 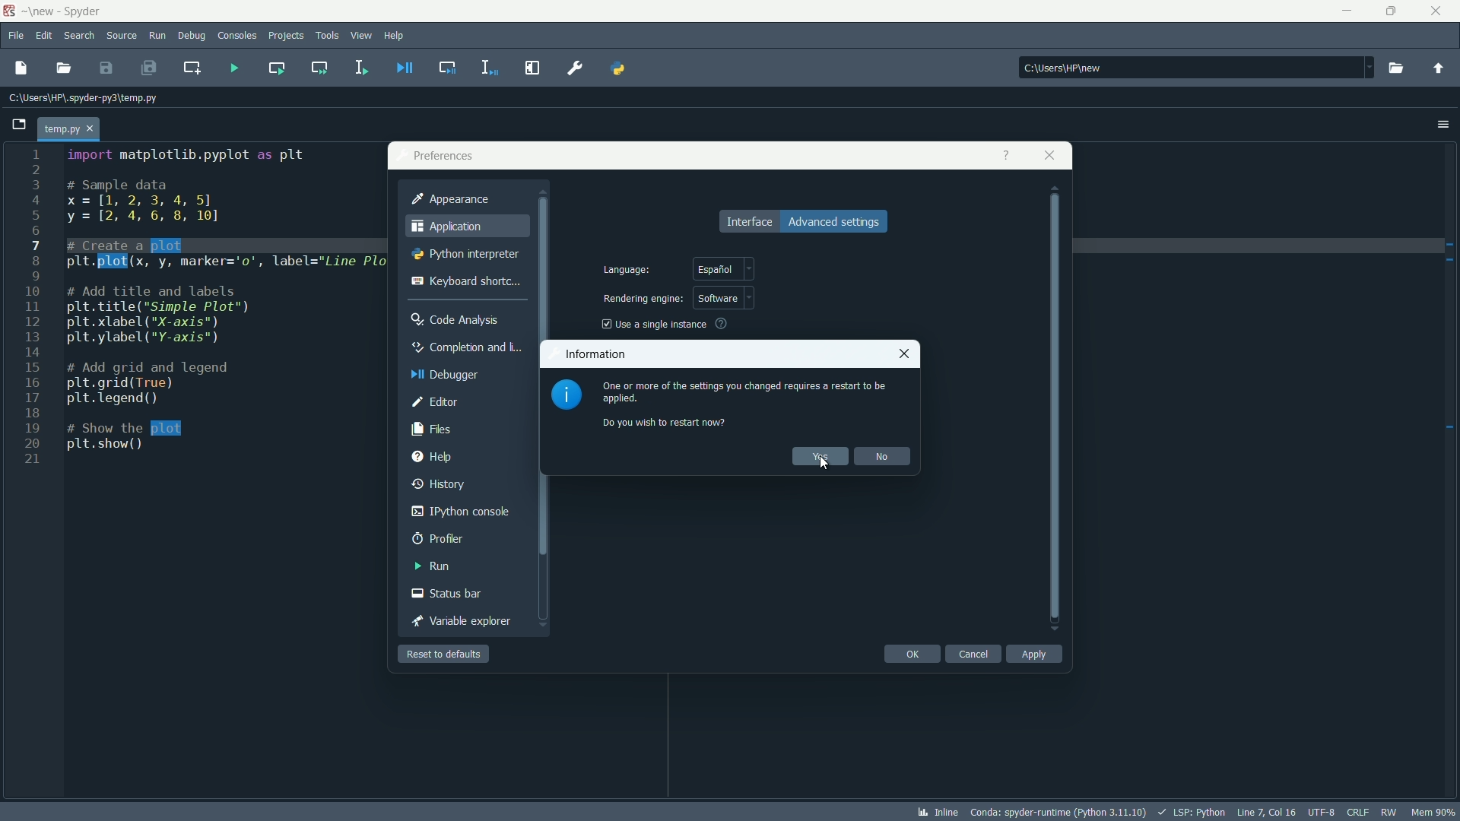 I want to click on file tab, so click(x=69, y=128).